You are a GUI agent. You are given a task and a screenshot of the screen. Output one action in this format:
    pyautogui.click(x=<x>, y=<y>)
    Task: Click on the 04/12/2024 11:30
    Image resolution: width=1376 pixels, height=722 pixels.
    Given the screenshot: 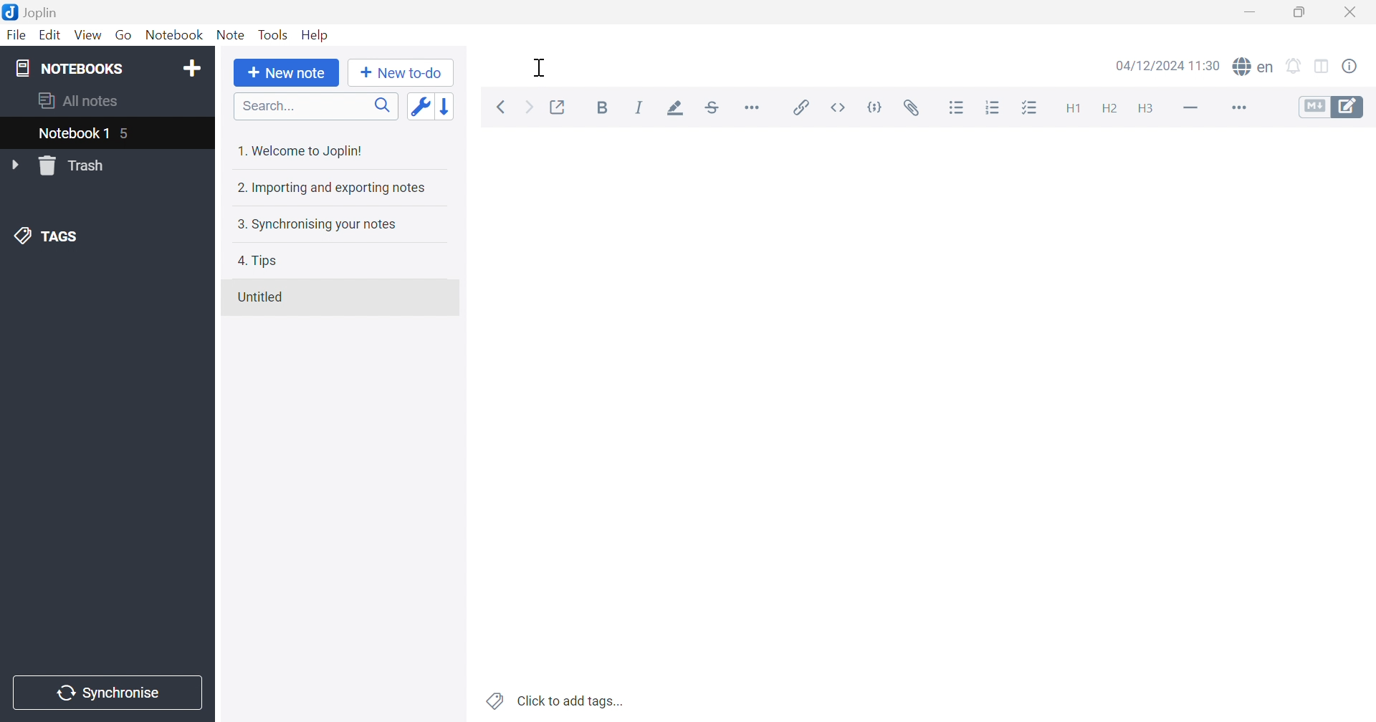 What is the action you would take?
    pyautogui.click(x=1167, y=64)
    